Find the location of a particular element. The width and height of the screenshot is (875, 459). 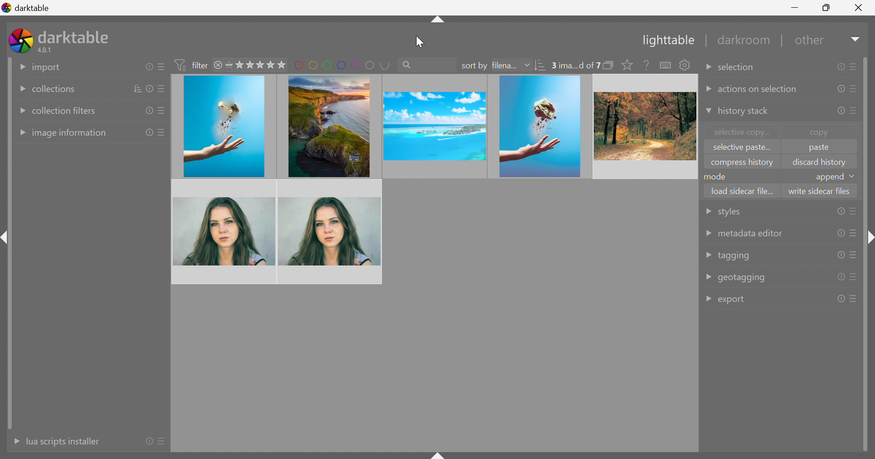

reset is located at coordinates (147, 111).